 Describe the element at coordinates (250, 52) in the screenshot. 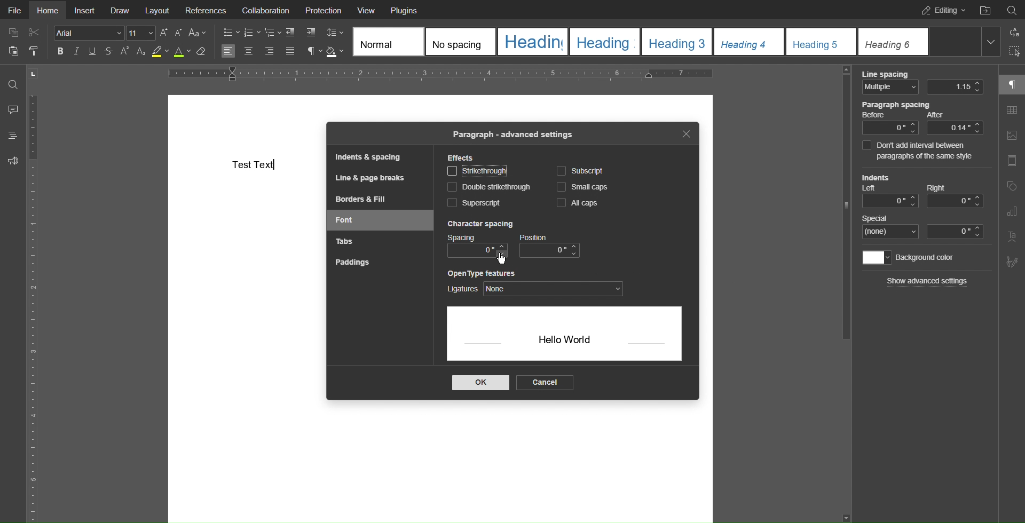

I see `Centre Align` at that location.